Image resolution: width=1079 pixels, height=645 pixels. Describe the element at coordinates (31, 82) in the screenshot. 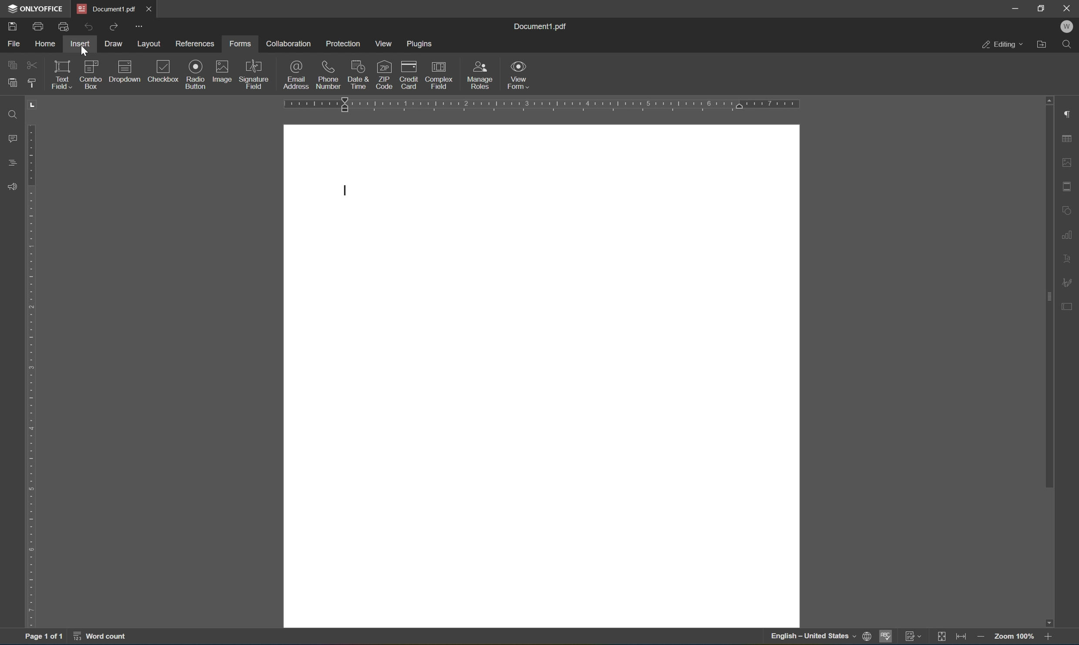

I see `copy style` at that location.